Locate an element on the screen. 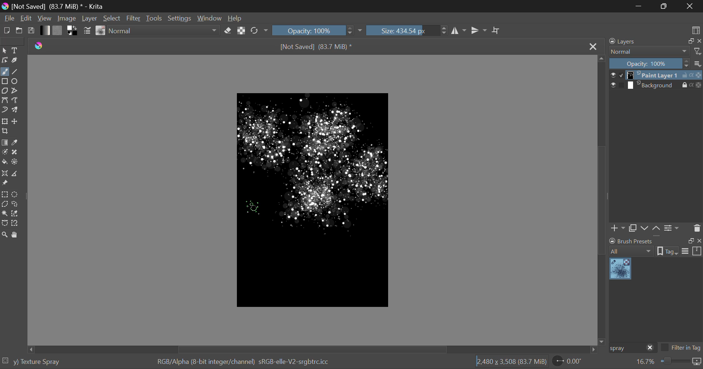 Image resolution: width=703 pixels, height=369 pixels. Continuous Fill is located at coordinates (4, 213).